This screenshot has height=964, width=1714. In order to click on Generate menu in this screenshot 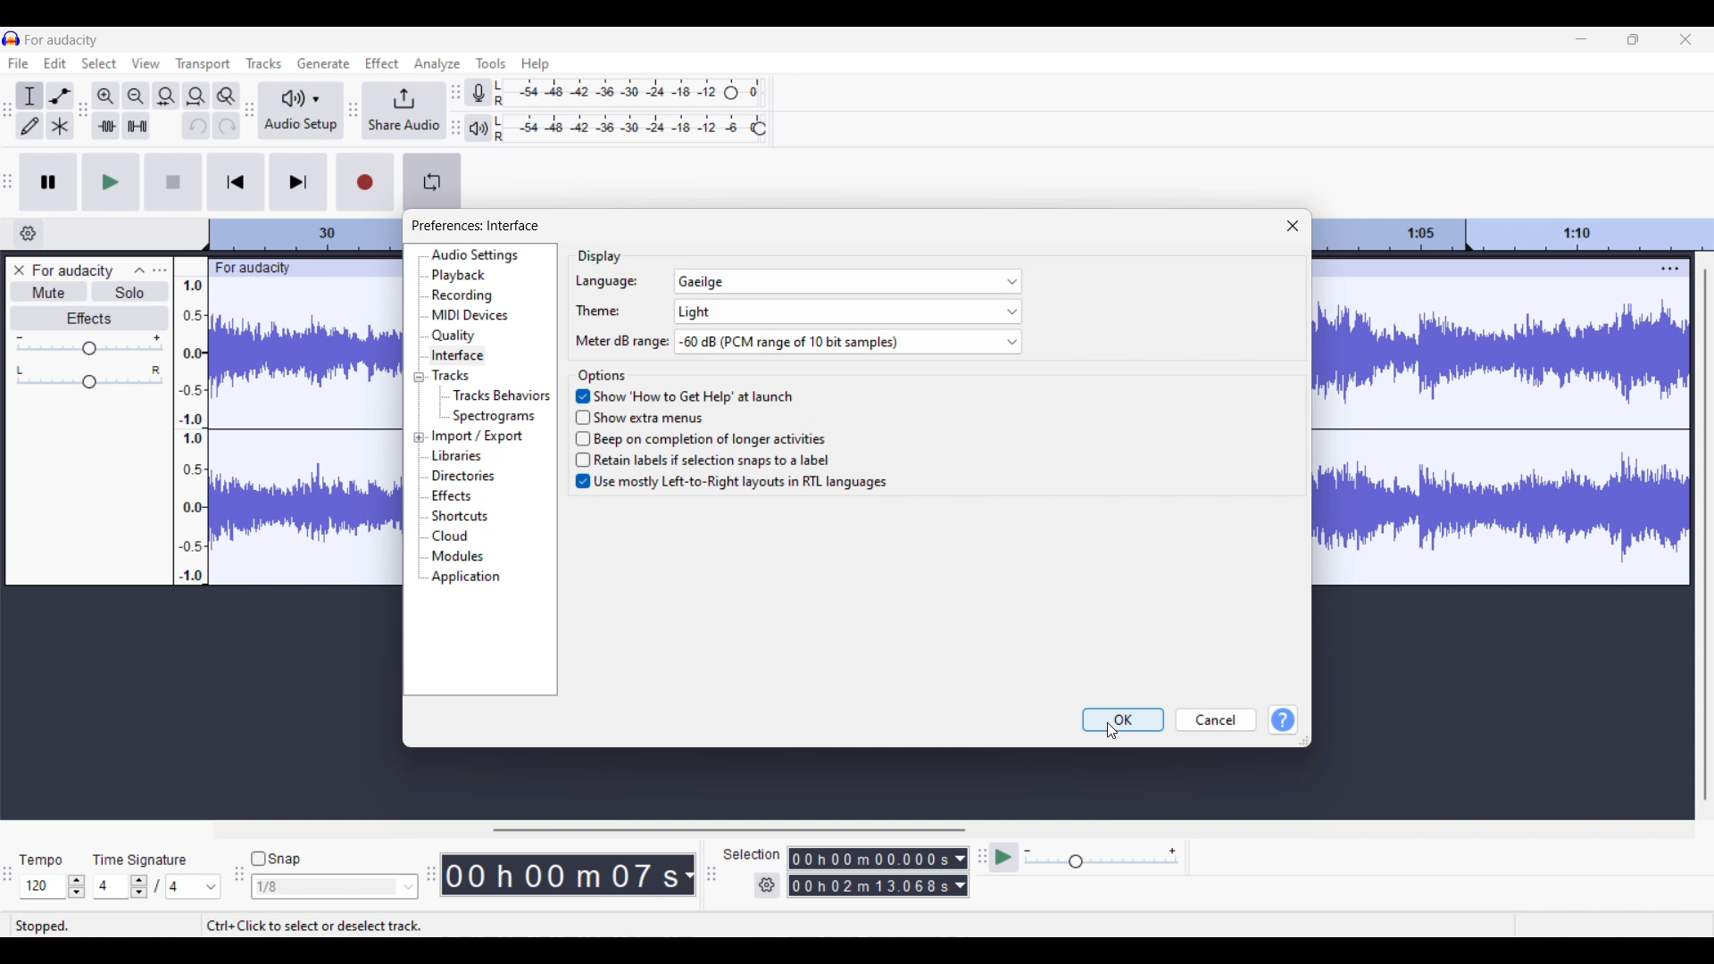, I will do `click(323, 63)`.